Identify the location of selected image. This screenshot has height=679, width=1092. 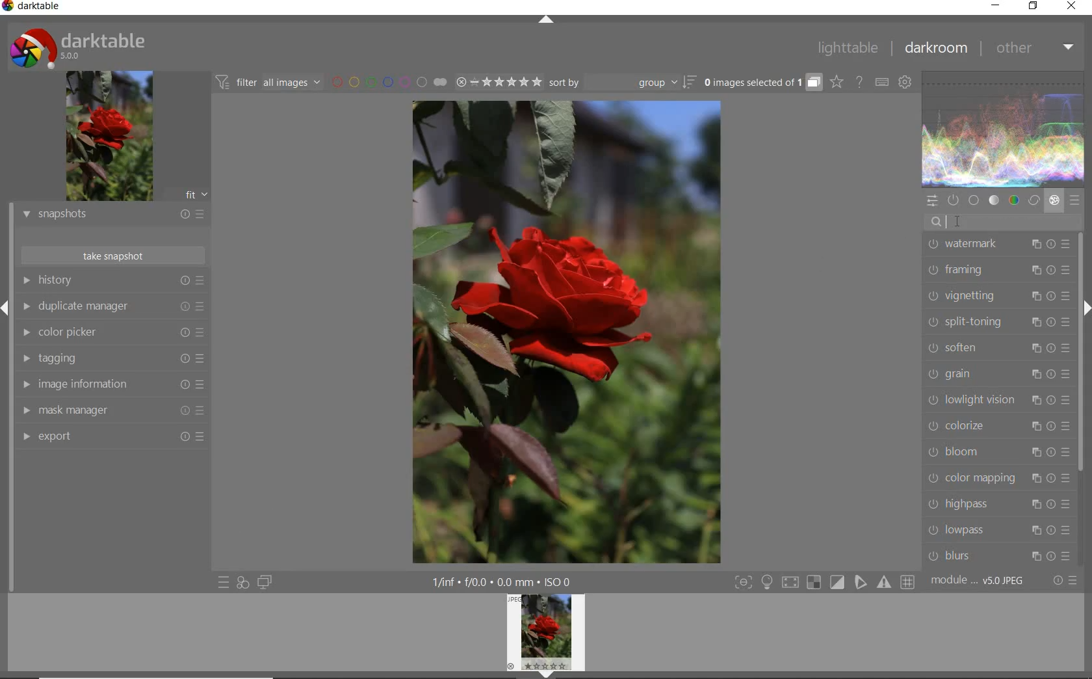
(565, 331).